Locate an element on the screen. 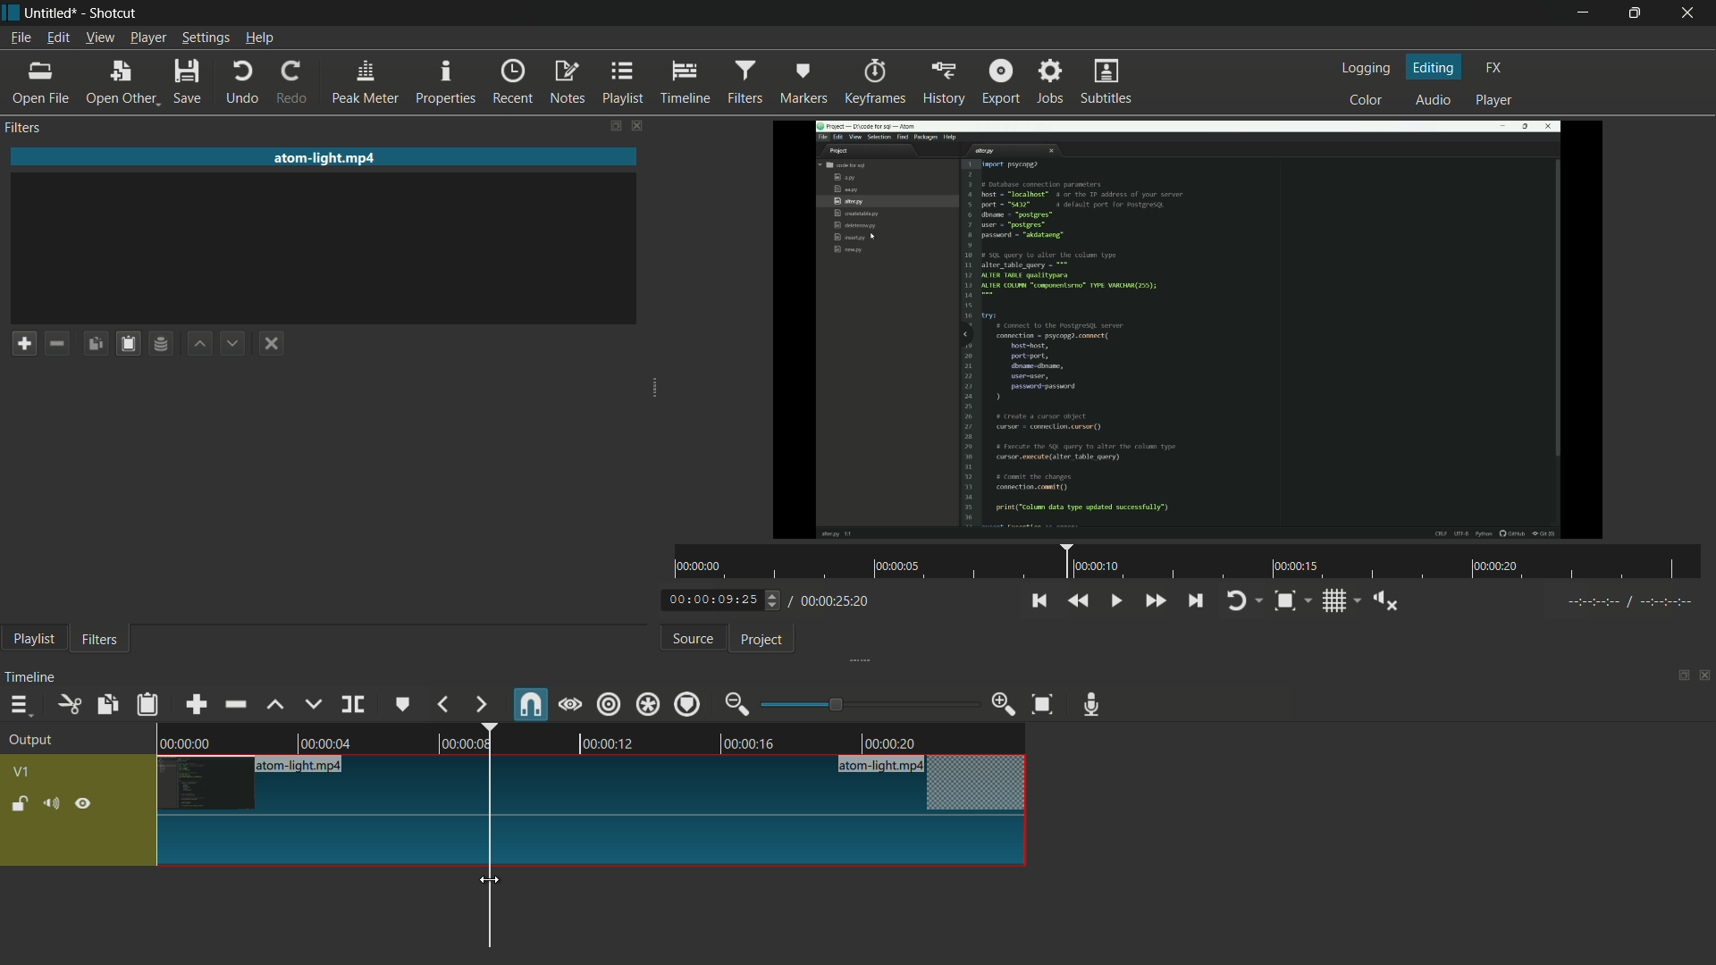 The width and height of the screenshot is (1716, 965). quickly play backward is located at coordinates (1080, 600).